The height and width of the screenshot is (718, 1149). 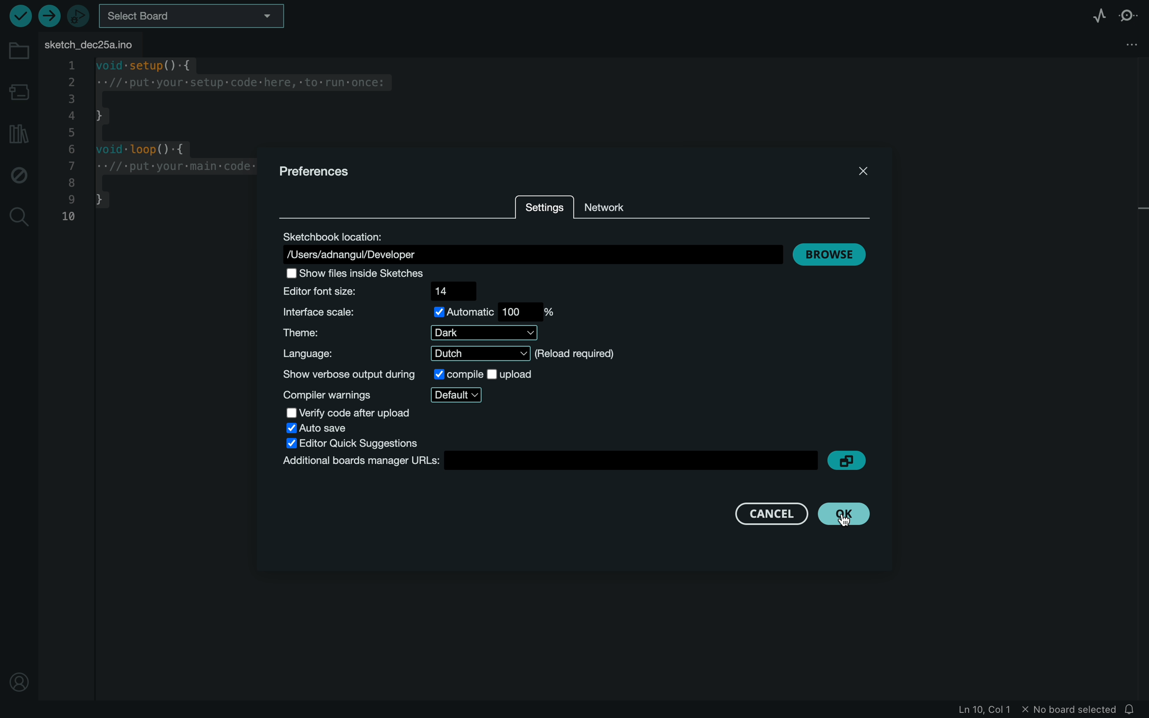 I want to click on dutch, so click(x=403, y=353).